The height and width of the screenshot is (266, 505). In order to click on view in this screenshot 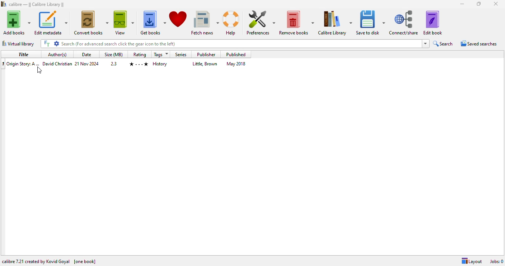, I will do `click(124, 23)`.